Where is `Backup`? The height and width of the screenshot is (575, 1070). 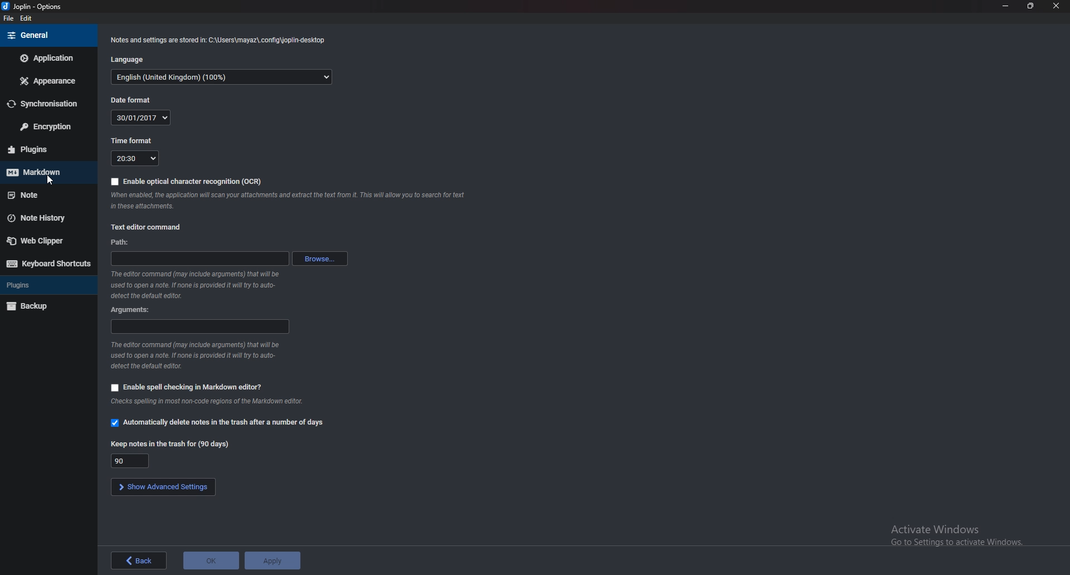 Backup is located at coordinates (44, 306).